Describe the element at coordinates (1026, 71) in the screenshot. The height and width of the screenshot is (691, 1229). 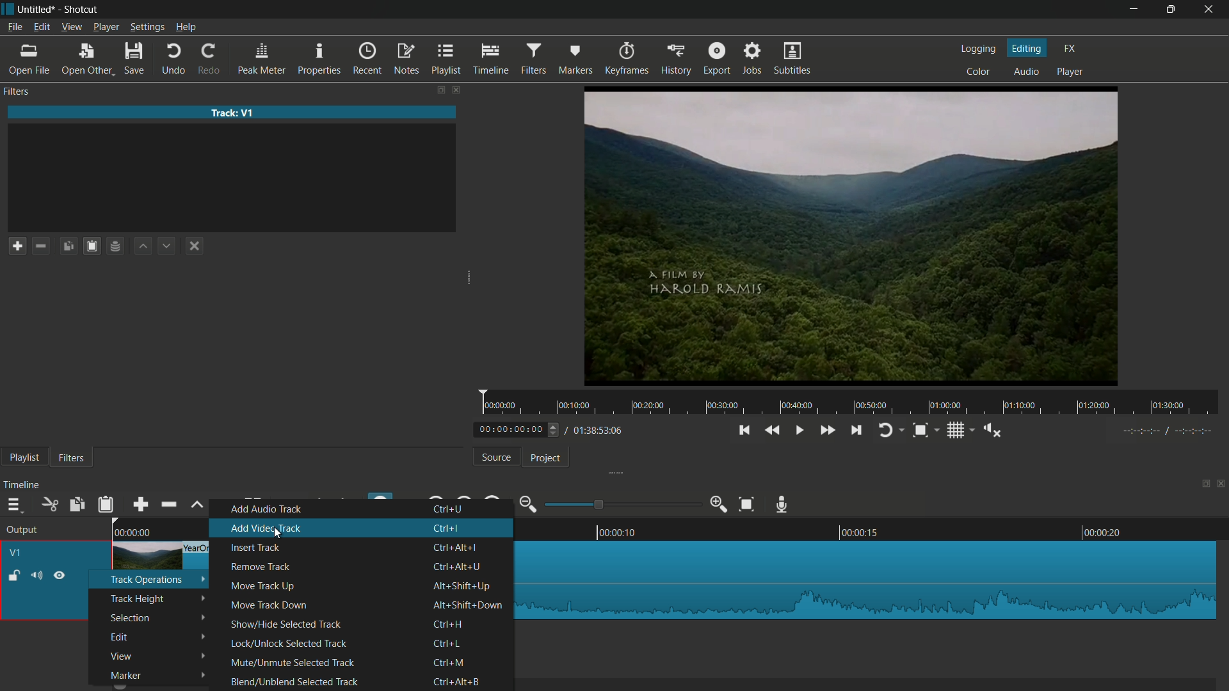
I see `audio` at that location.